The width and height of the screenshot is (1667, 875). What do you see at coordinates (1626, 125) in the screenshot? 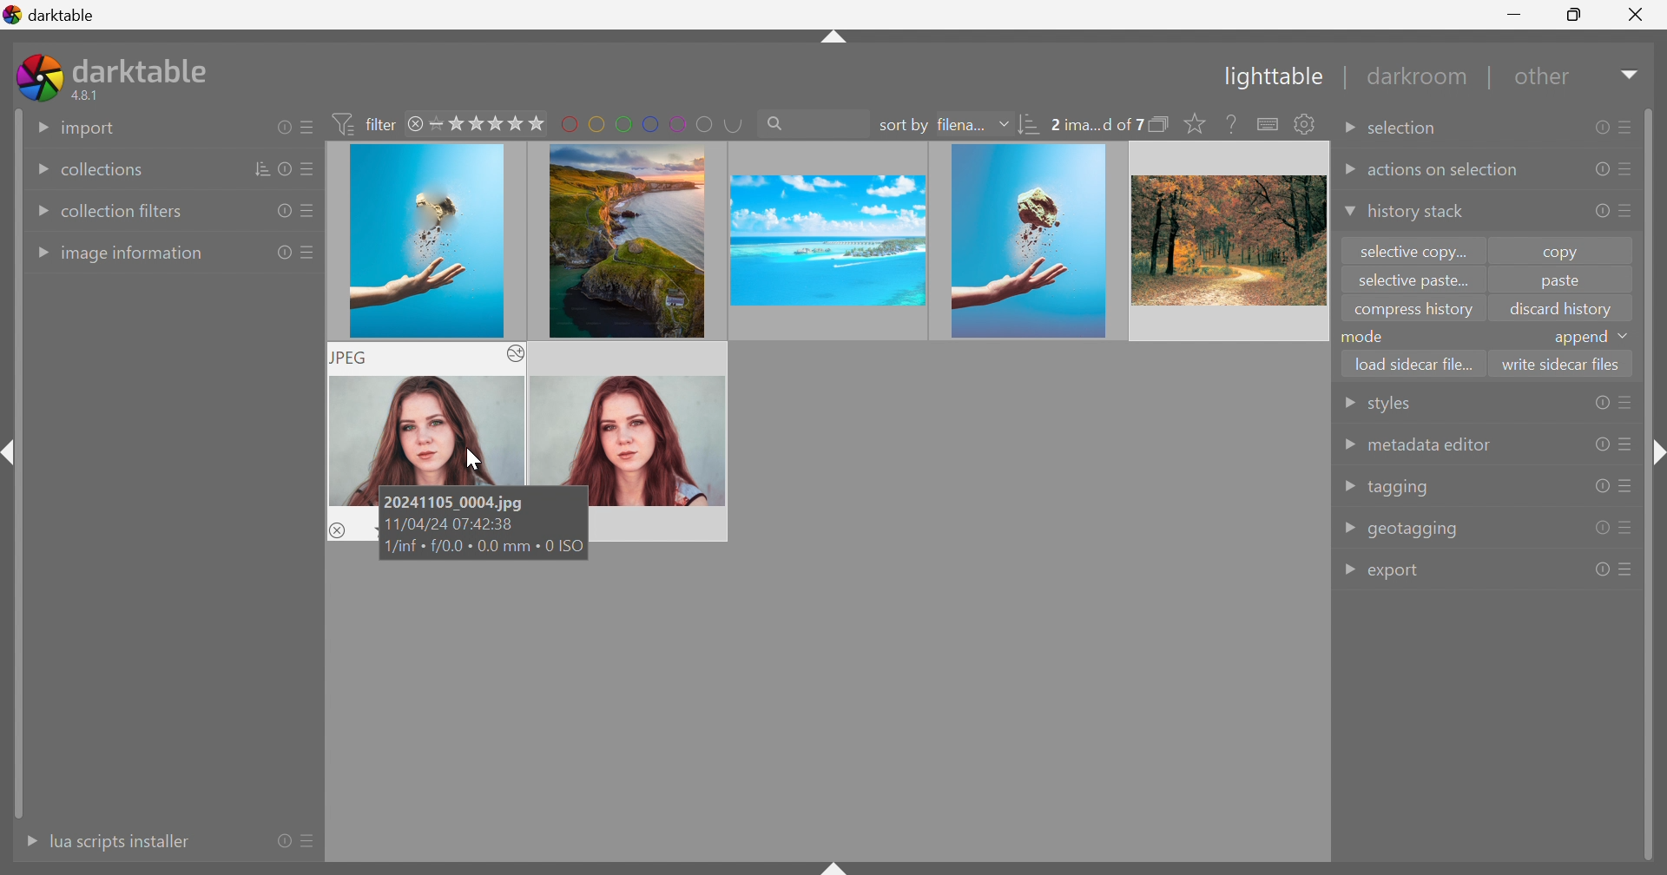
I see `presets` at bounding box center [1626, 125].